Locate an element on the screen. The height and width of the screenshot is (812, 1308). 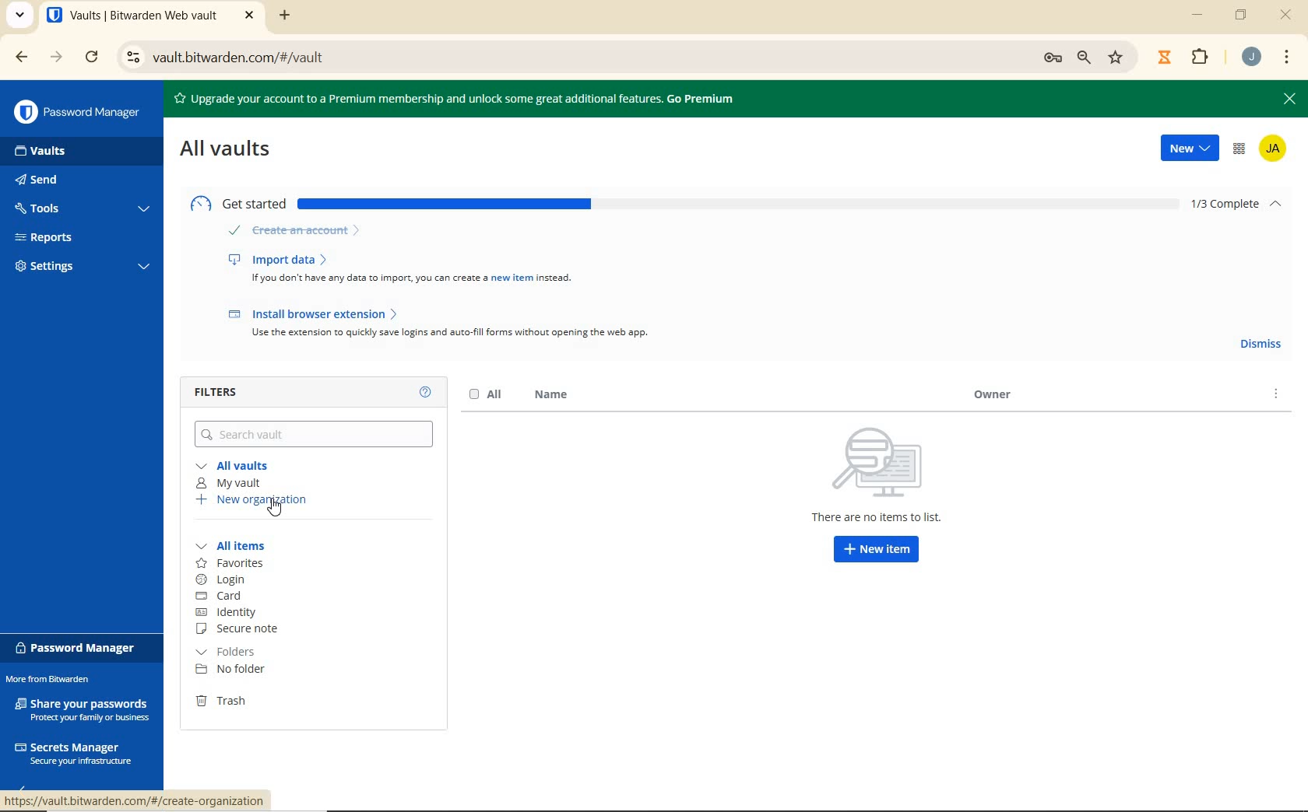
secrets manager is located at coordinates (73, 751).